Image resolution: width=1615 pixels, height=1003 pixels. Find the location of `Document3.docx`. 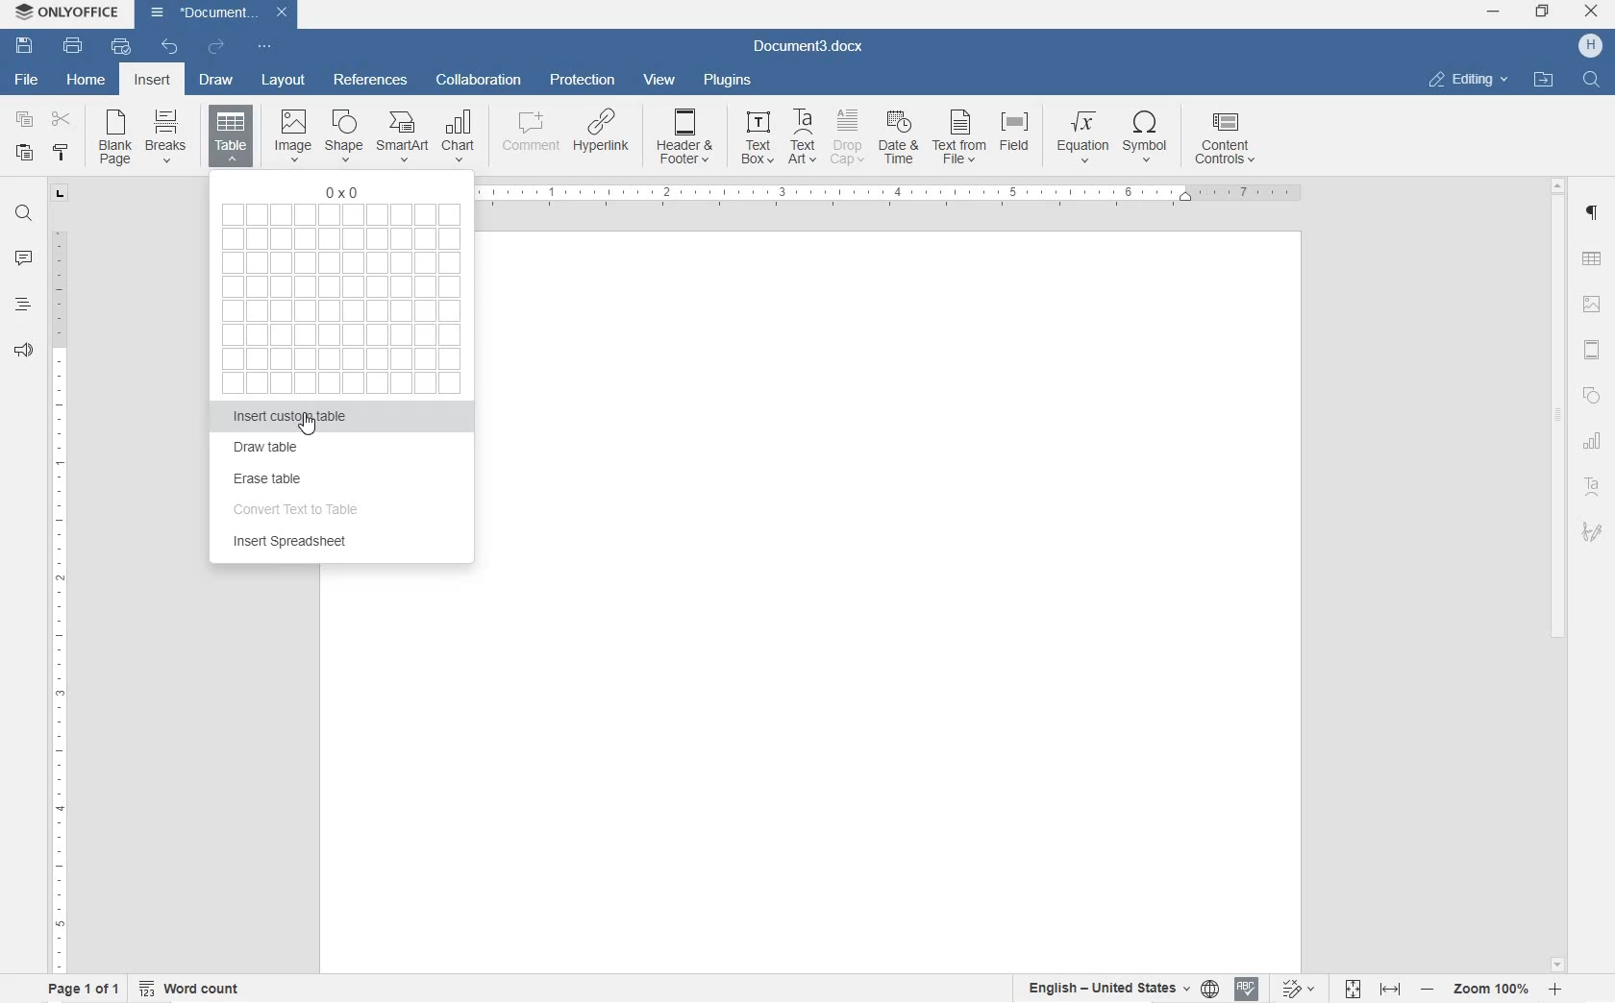

Document3.docx is located at coordinates (809, 44).